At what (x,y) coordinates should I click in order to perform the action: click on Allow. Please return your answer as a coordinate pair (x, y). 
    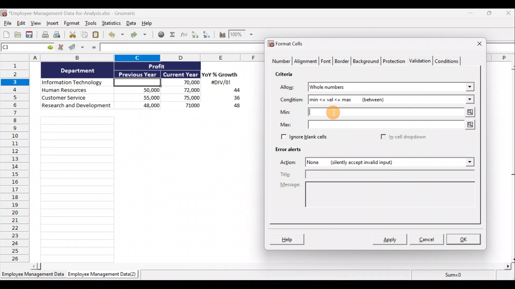
    Looking at the image, I should click on (291, 88).